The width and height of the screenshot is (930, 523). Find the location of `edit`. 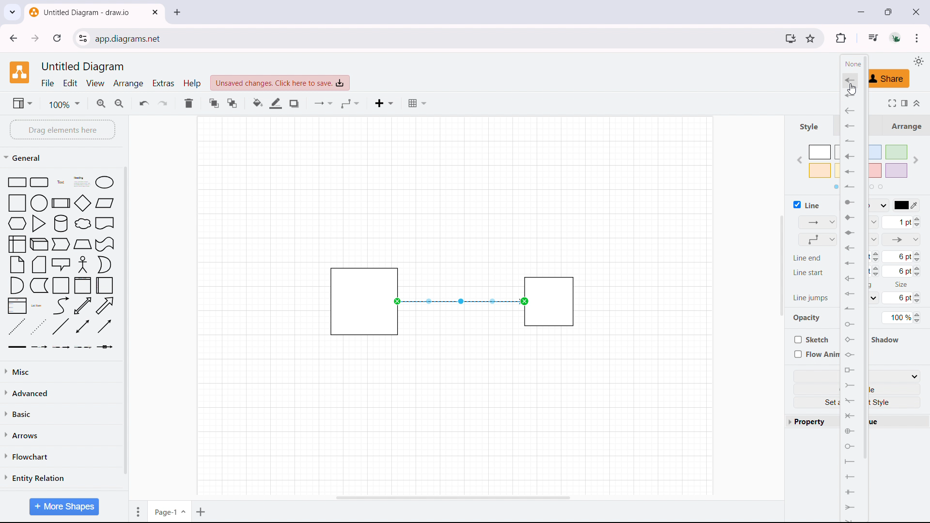

edit is located at coordinates (71, 83).